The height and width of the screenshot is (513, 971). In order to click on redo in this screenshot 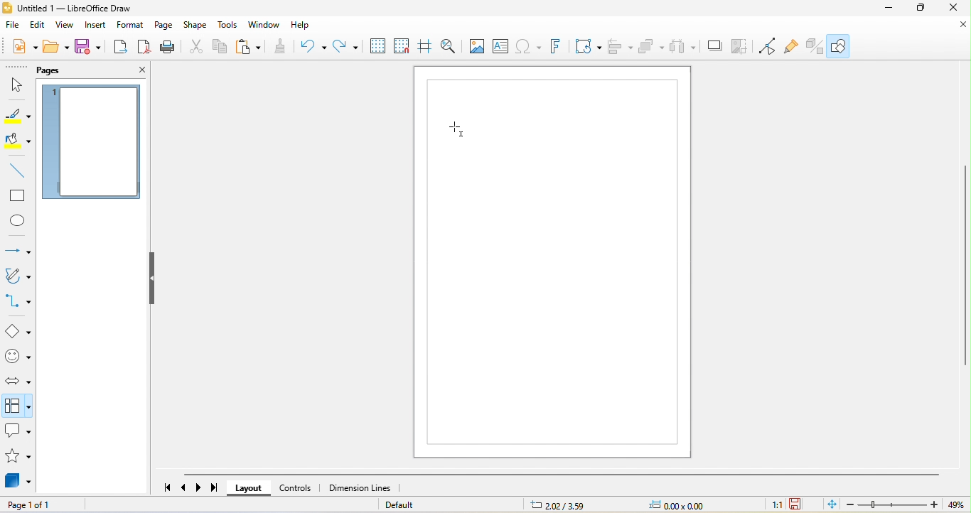, I will do `click(347, 48)`.